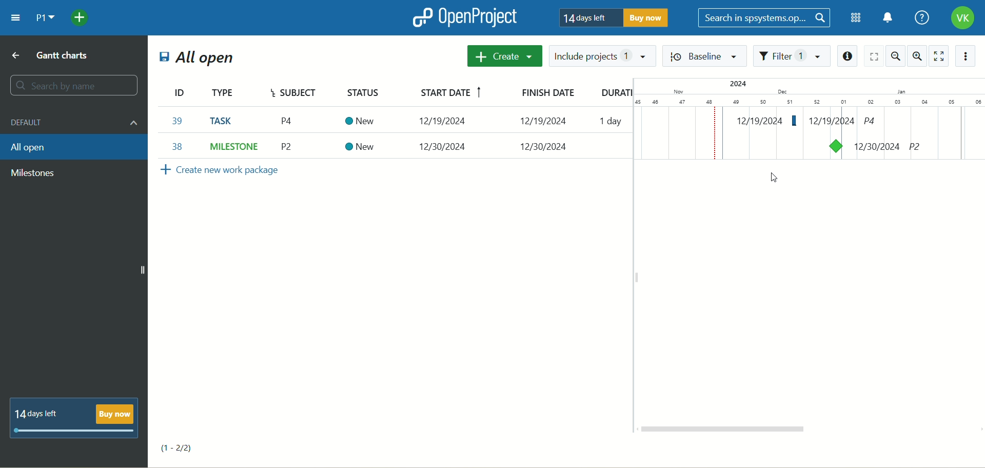 This screenshot has width=985, height=468. I want to click on 1 day, so click(614, 124).